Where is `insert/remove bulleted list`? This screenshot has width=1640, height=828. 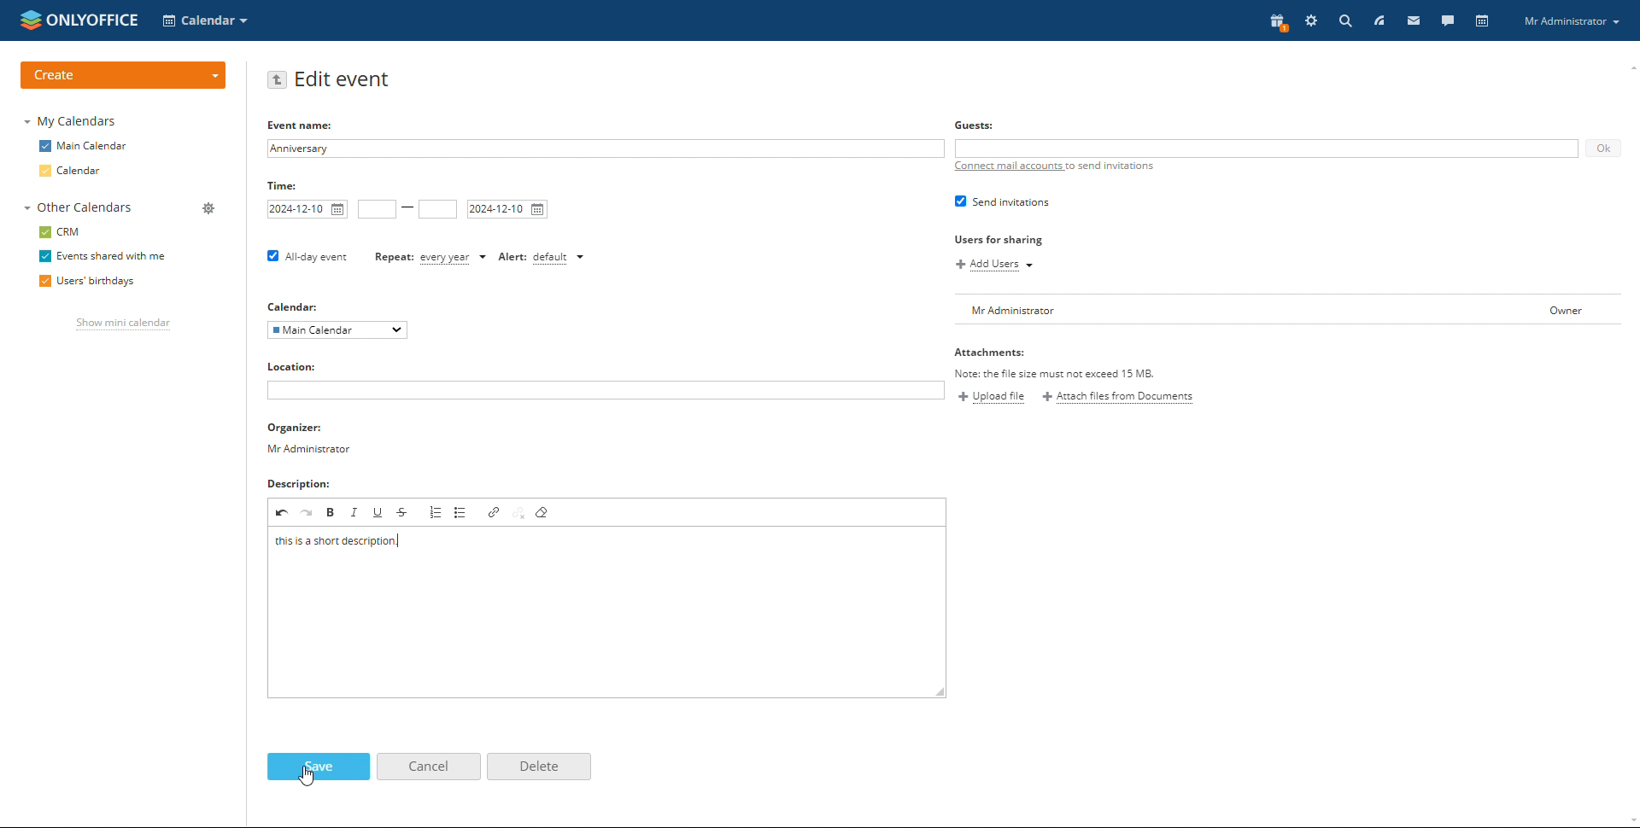 insert/remove bulleted list is located at coordinates (461, 511).